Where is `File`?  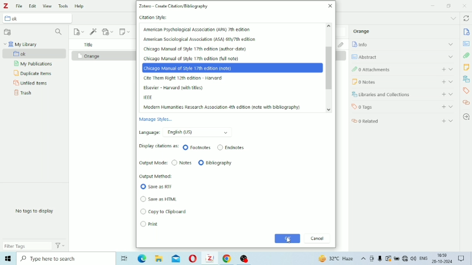 File is located at coordinates (19, 6).